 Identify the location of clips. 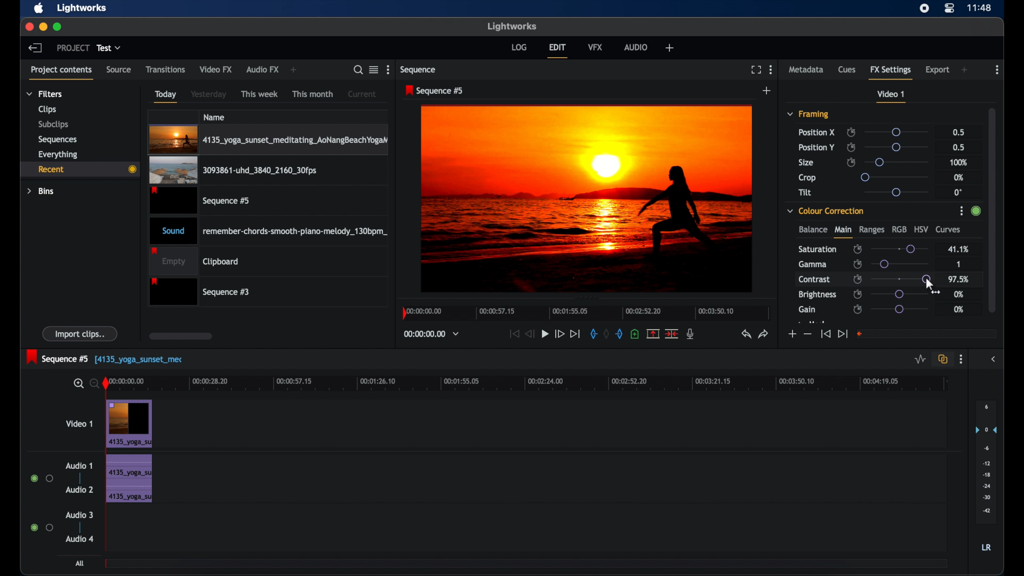
(46, 109).